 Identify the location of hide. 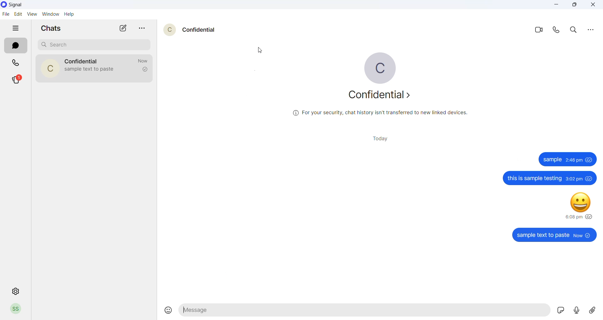
(16, 28).